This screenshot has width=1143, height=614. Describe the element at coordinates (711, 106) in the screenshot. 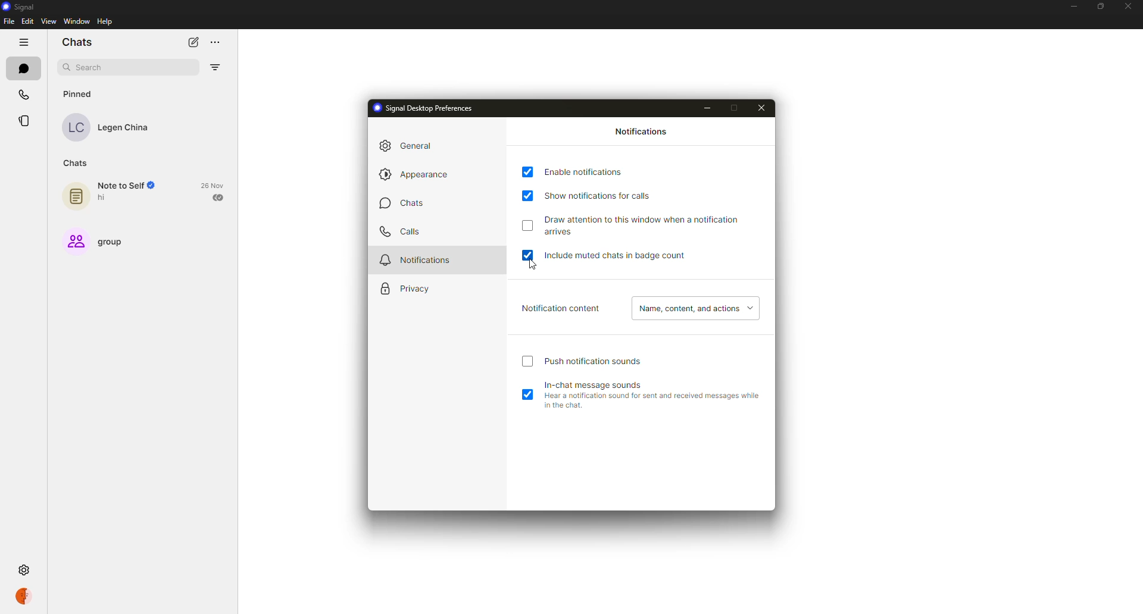

I see `minimize` at that location.